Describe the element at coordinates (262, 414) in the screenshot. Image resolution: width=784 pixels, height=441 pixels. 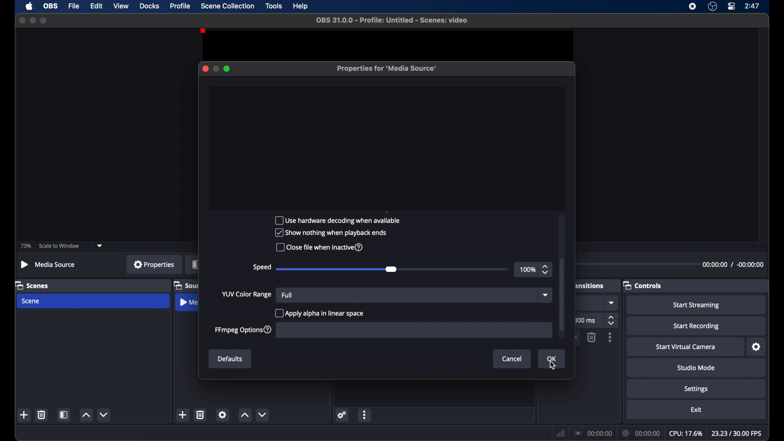
I see `decrement button` at that location.